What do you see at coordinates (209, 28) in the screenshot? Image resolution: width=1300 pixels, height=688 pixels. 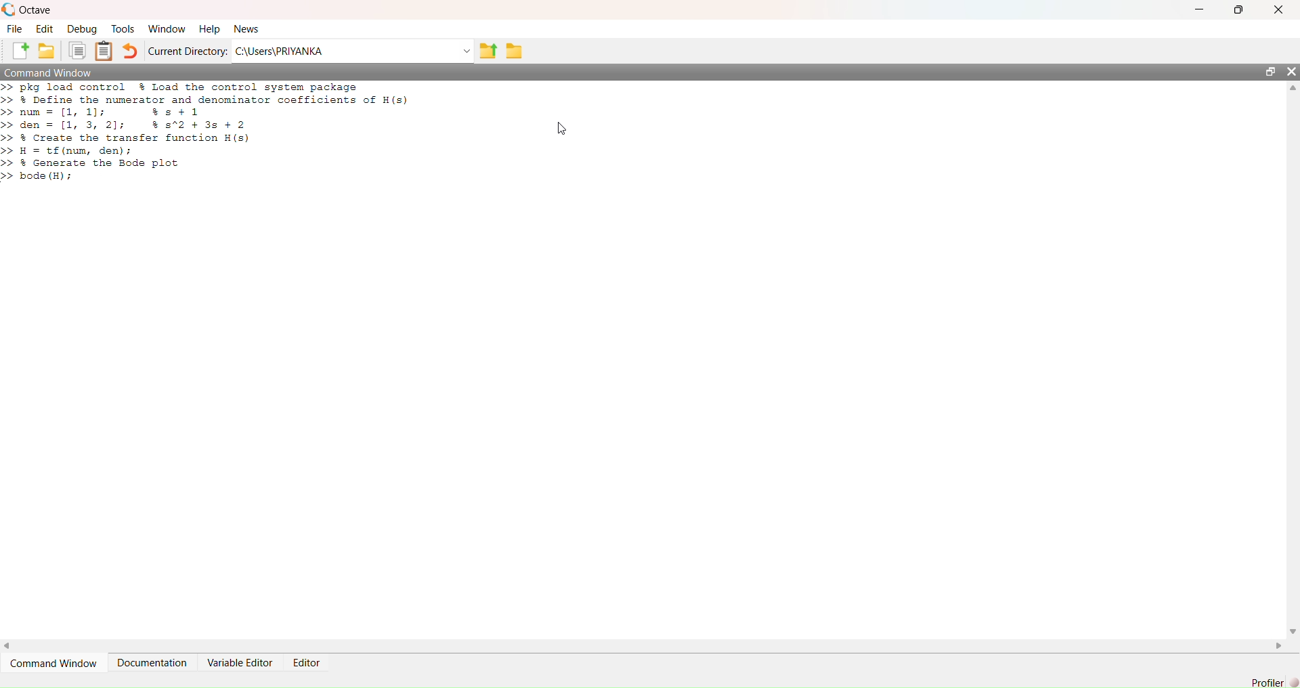 I see `Help` at bounding box center [209, 28].